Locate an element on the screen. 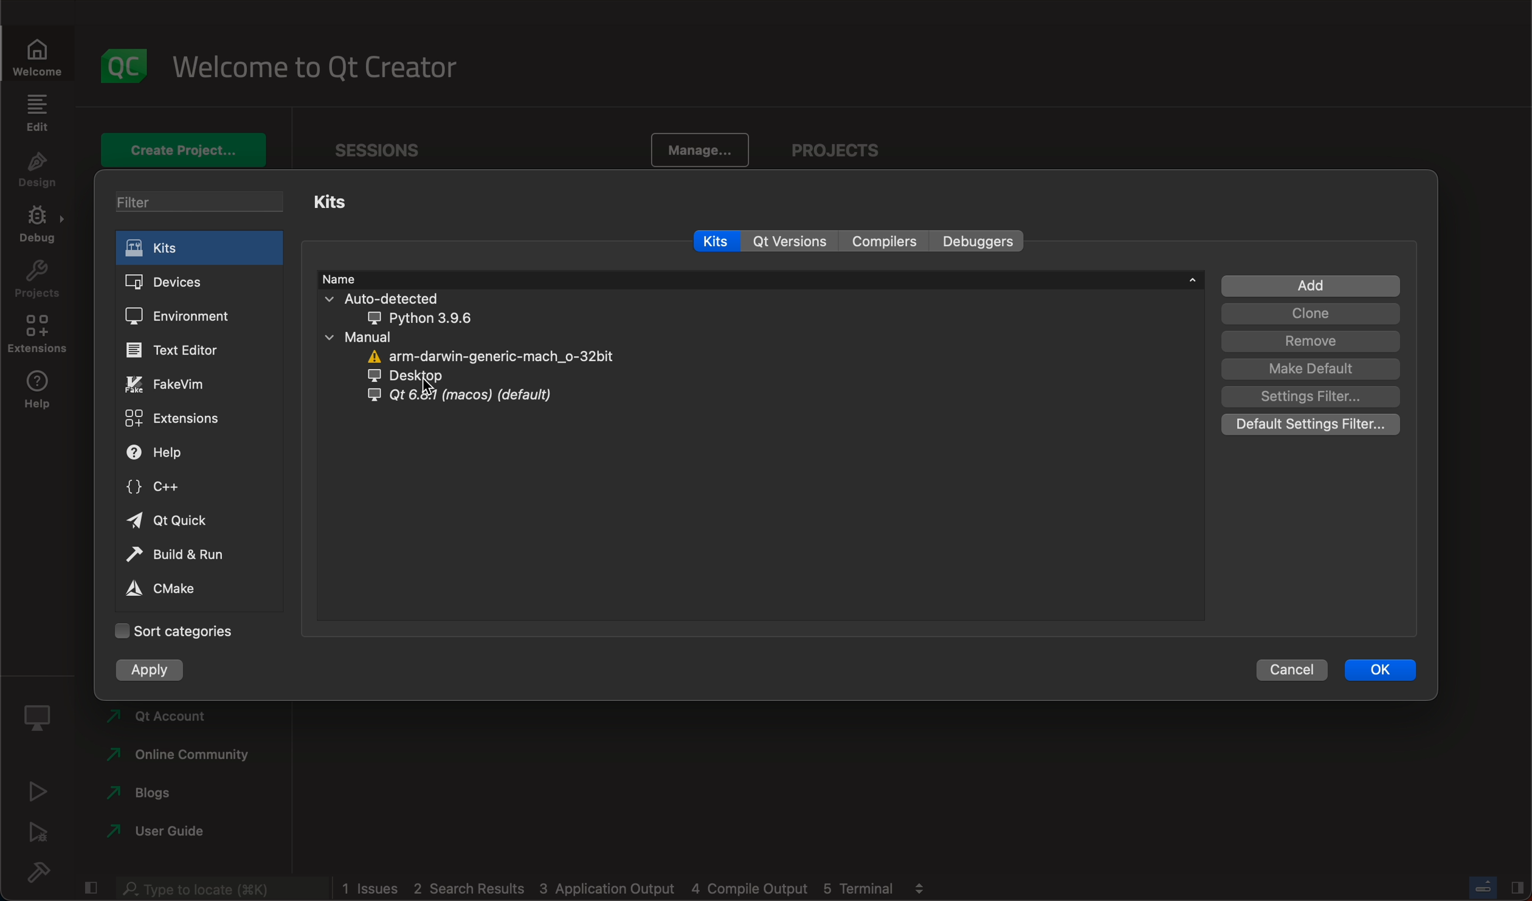  cancel is located at coordinates (1289, 670).